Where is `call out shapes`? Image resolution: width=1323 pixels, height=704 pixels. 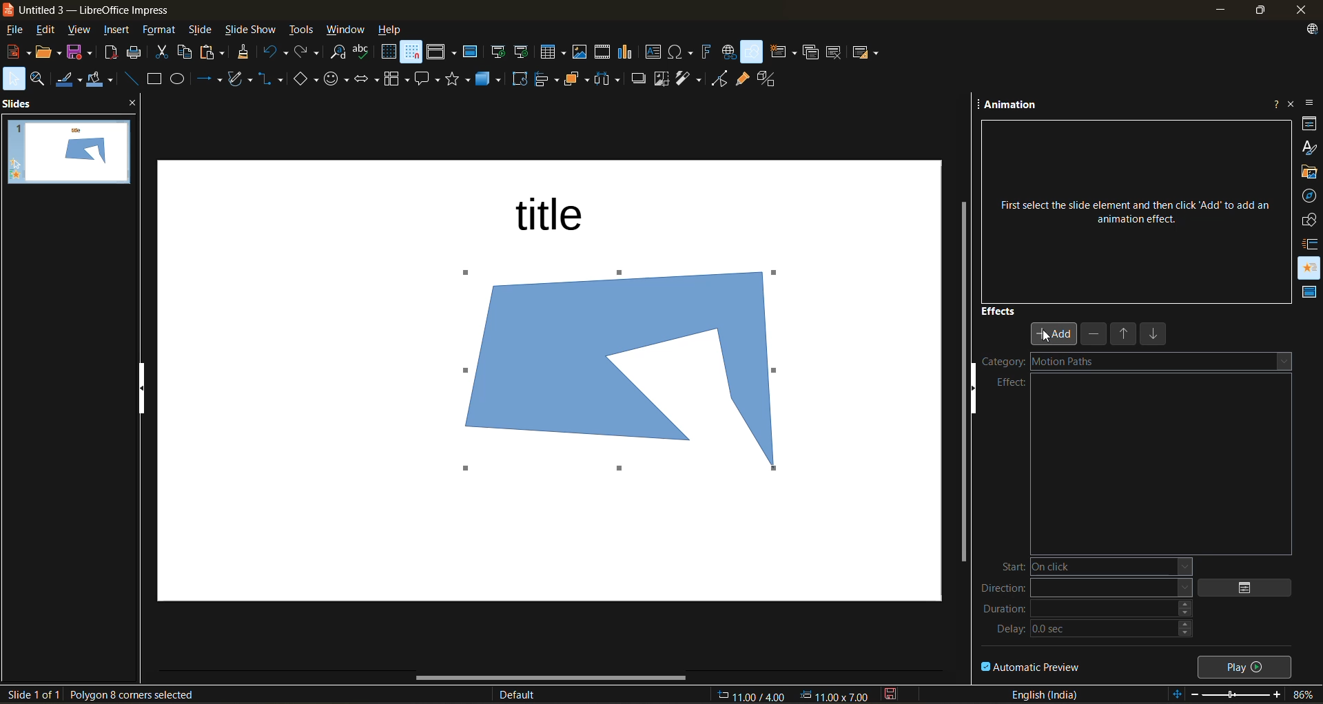
call out shapes is located at coordinates (429, 79).